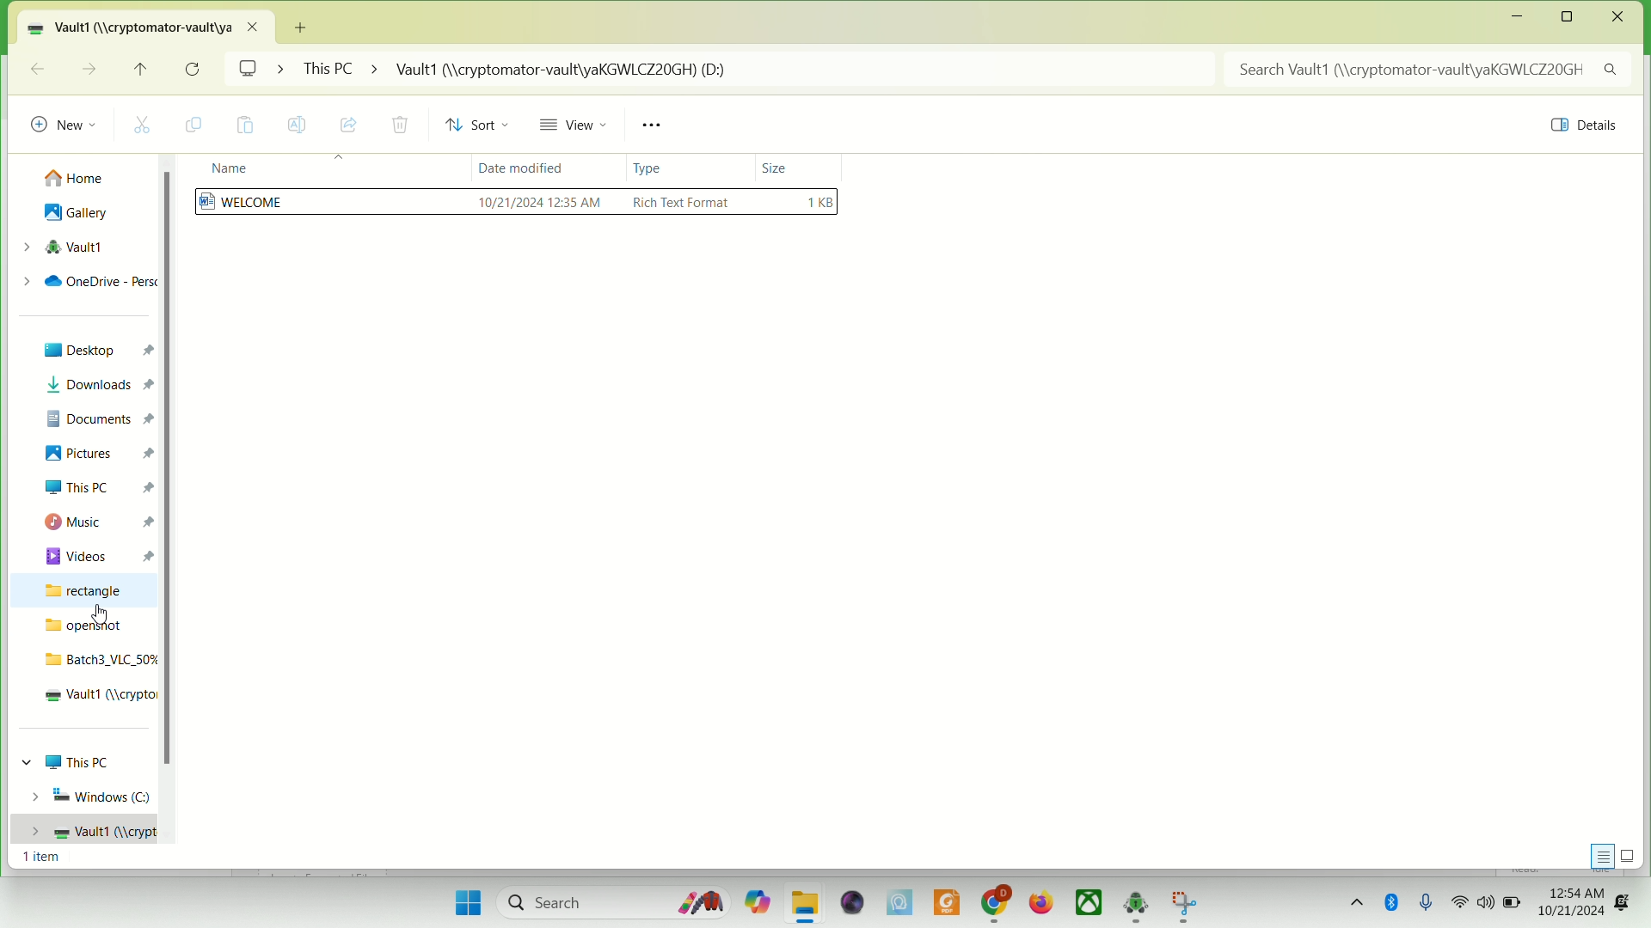 The image size is (1651, 928). I want to click on 1 item, so click(40, 858).